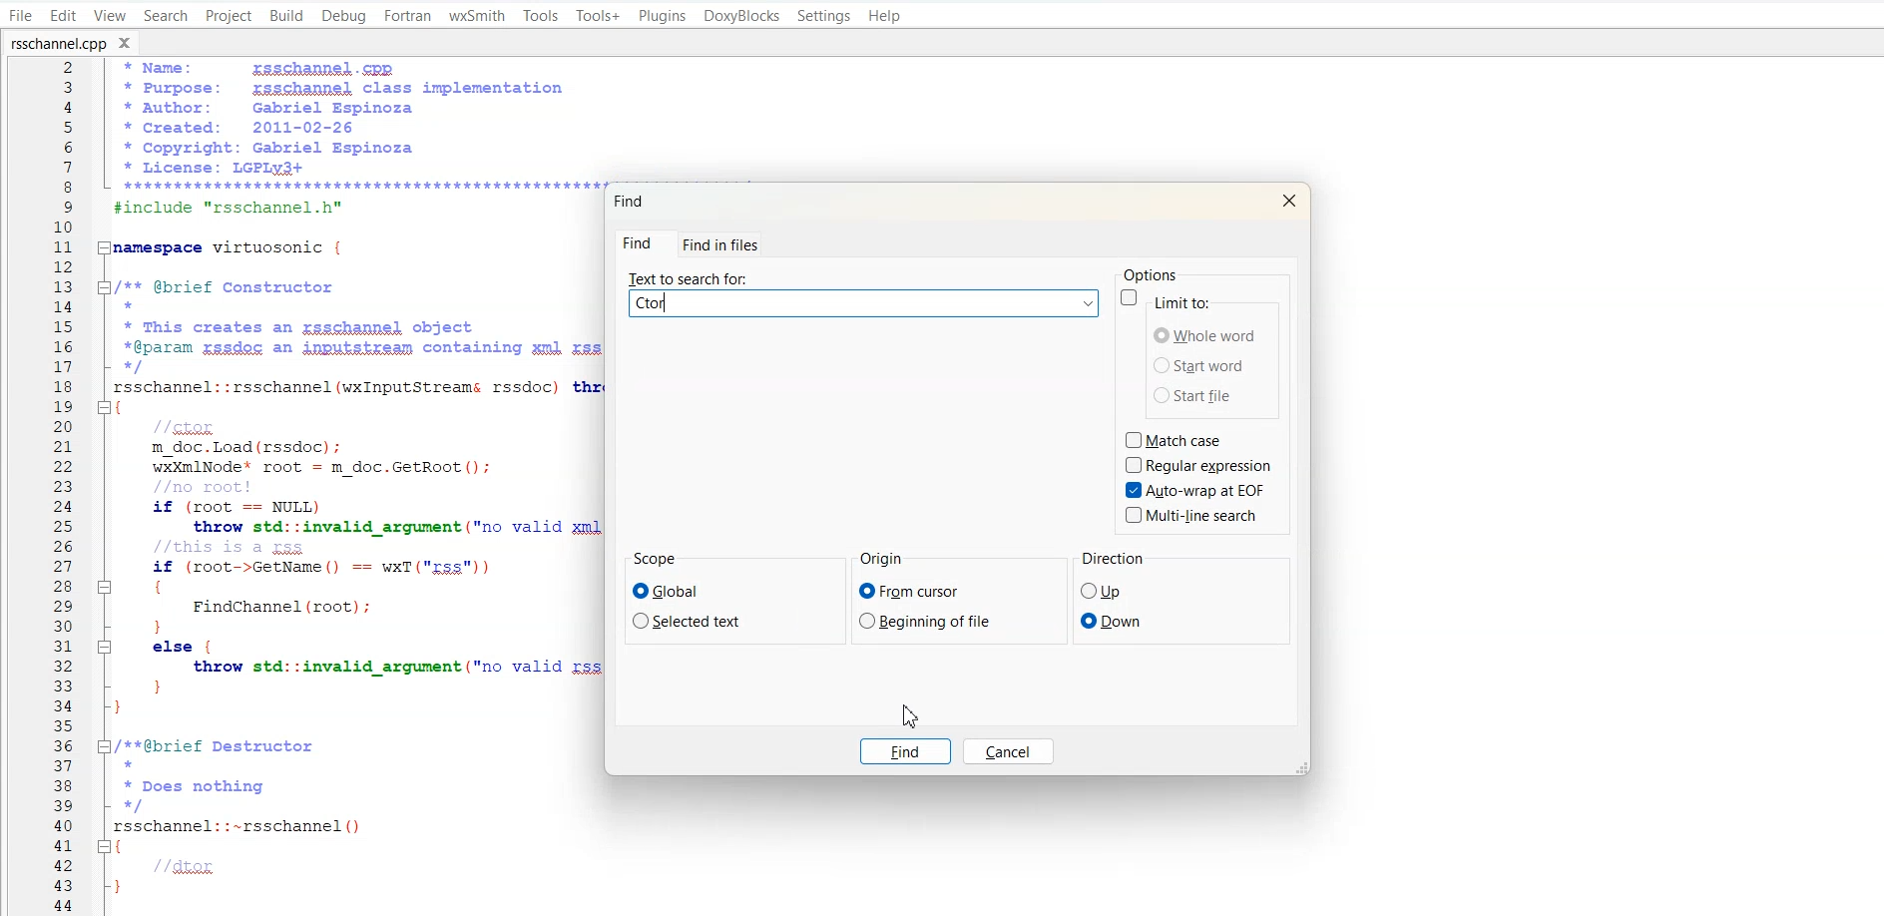  What do you see at coordinates (128, 41) in the screenshot?
I see `Close` at bounding box center [128, 41].